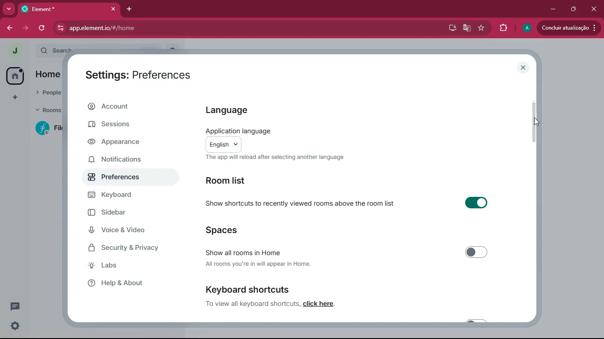  What do you see at coordinates (126, 105) in the screenshot?
I see `account` at bounding box center [126, 105].